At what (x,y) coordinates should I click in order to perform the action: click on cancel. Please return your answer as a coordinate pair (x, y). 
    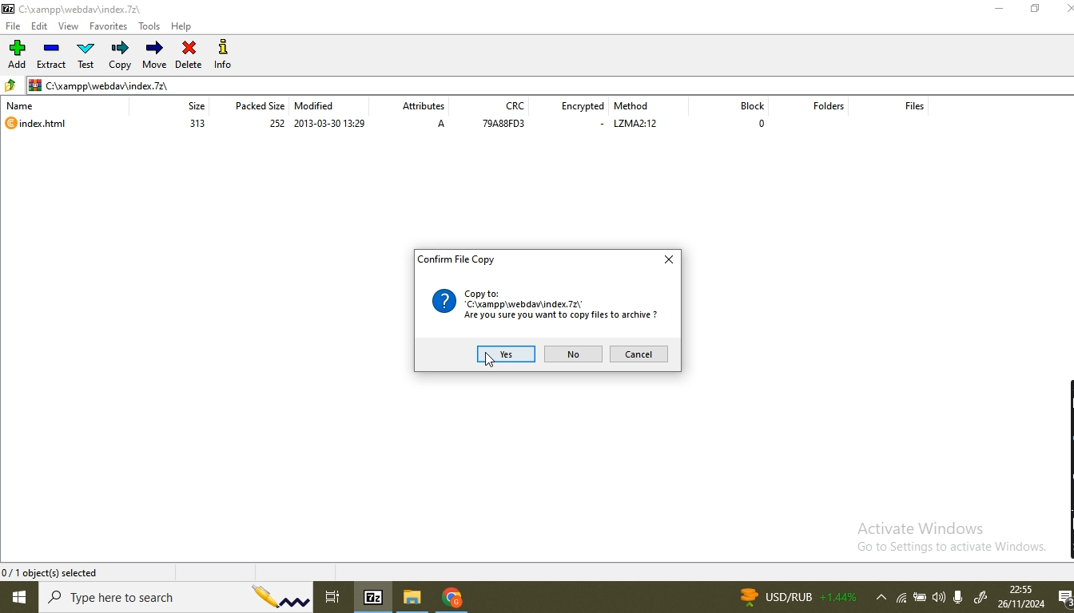
    Looking at the image, I should click on (641, 354).